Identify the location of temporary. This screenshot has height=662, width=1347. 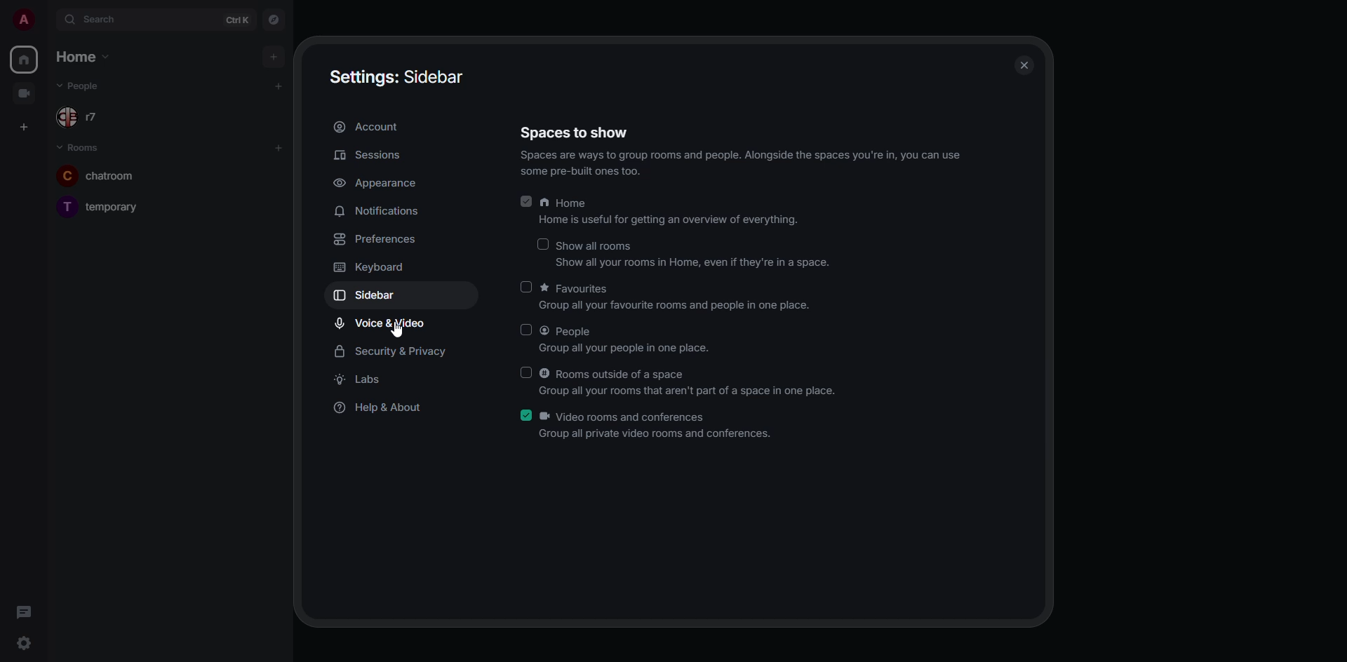
(99, 206).